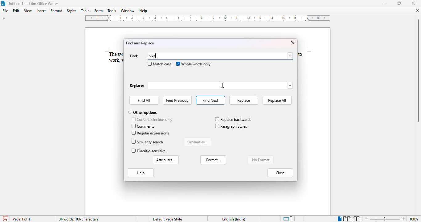  What do you see at coordinates (112, 57) in the screenshot?
I see `The sw work,` at bounding box center [112, 57].